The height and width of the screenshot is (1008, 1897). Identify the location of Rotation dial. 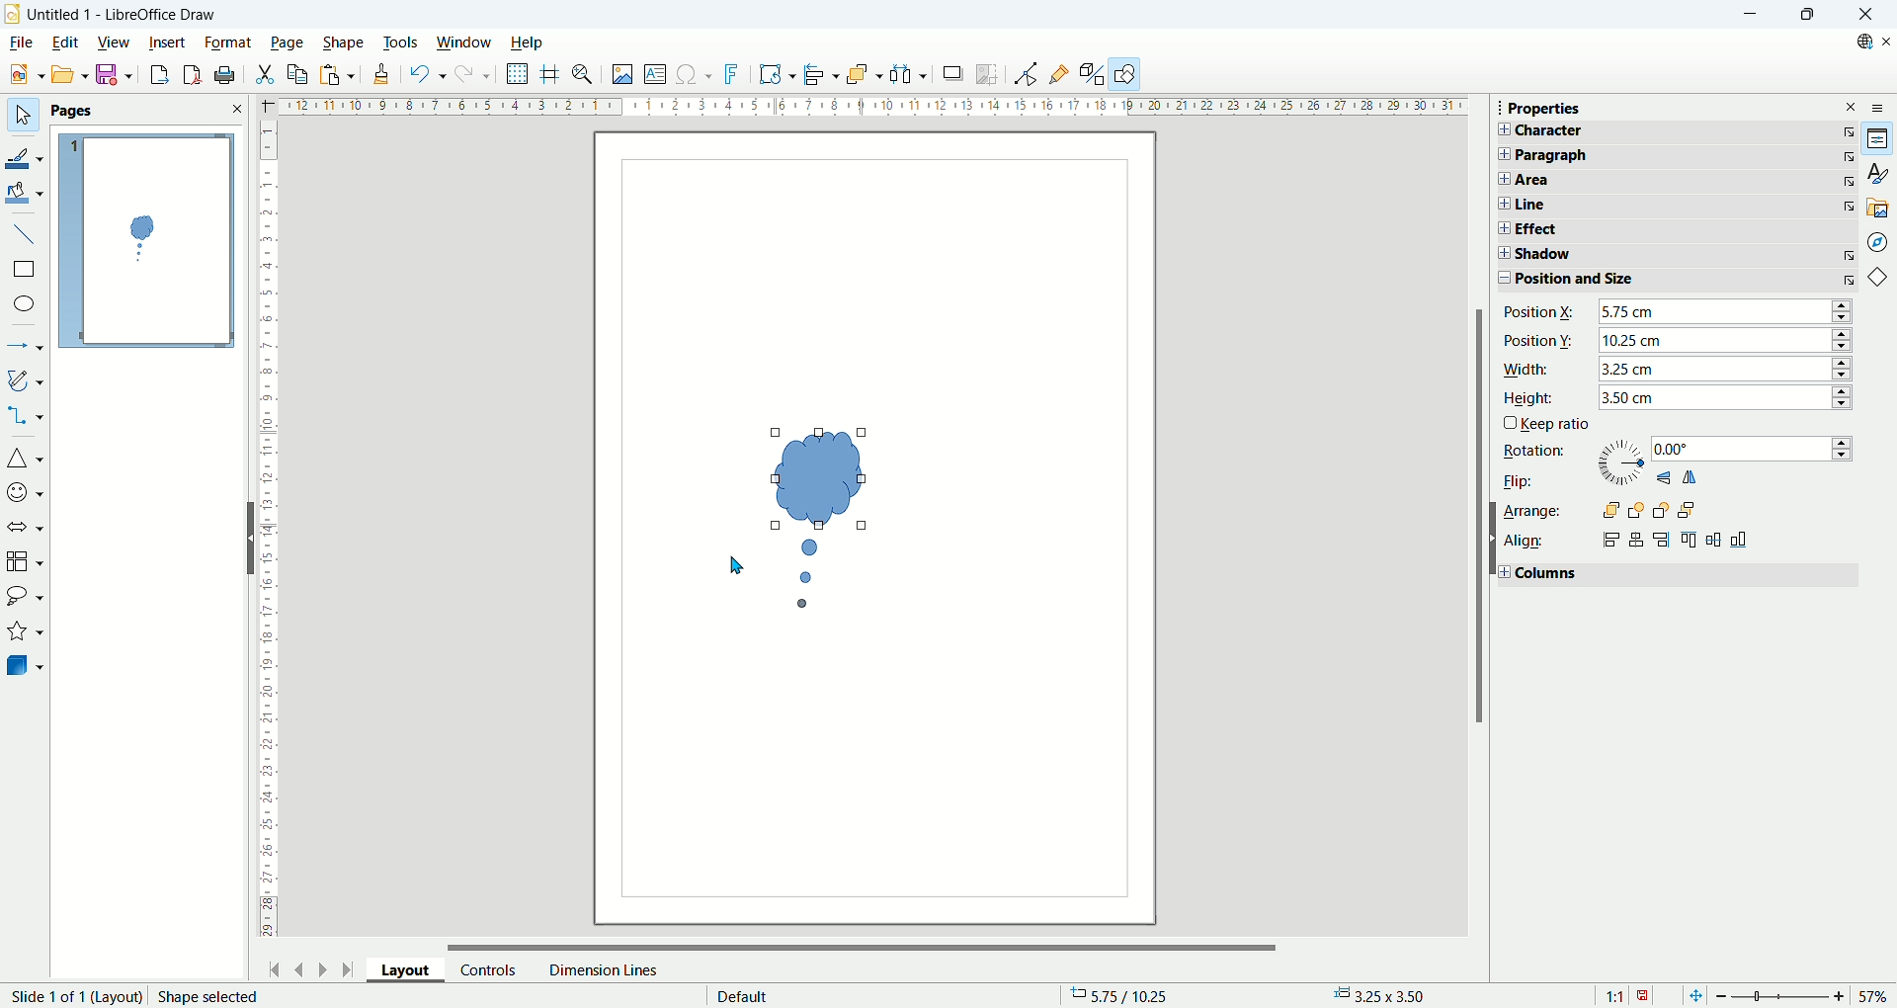
(1621, 462).